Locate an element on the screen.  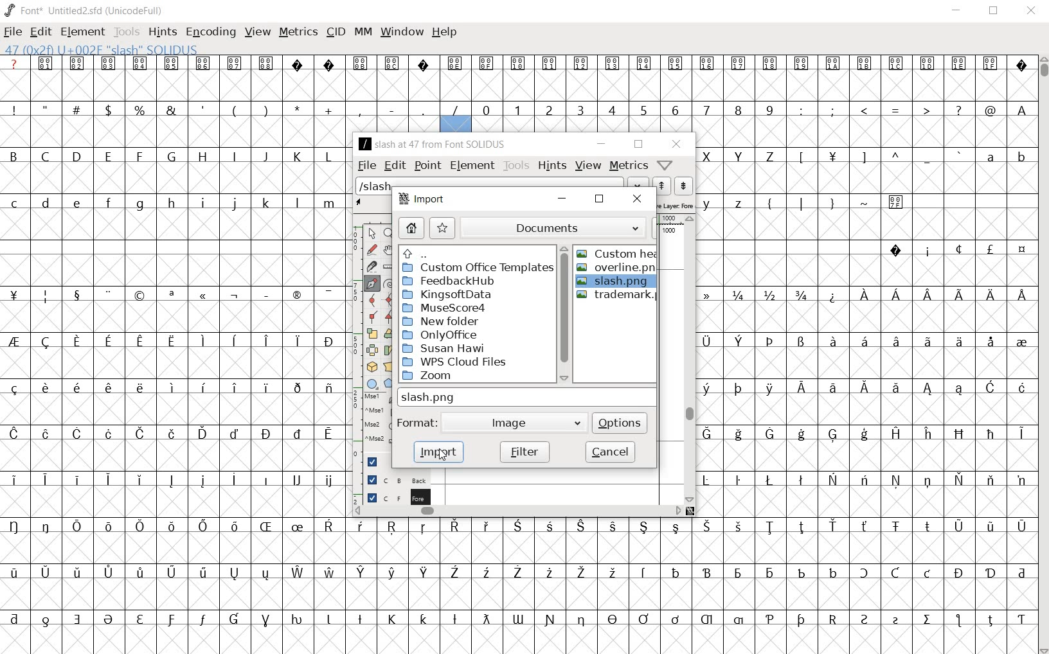
scrollbar is located at coordinates (517, 512).